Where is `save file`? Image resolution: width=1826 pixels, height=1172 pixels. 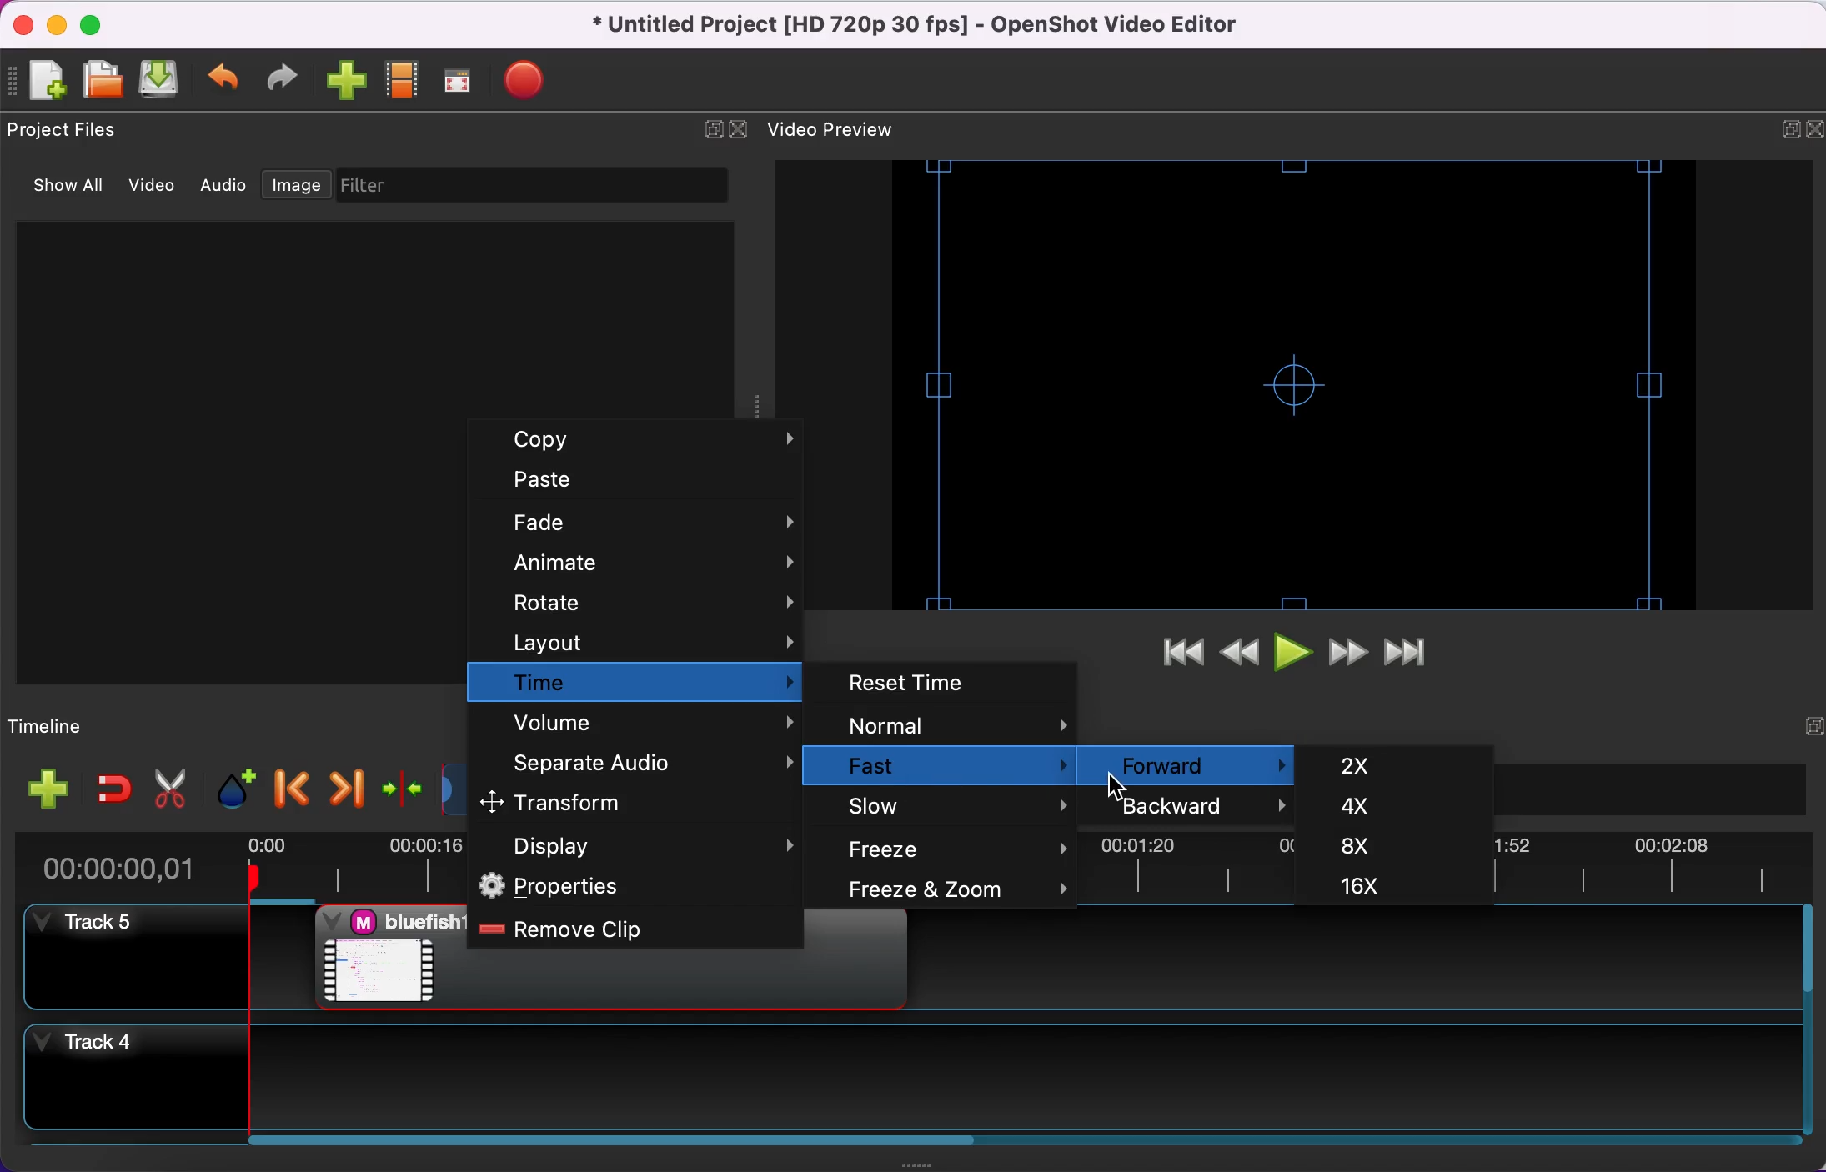 save file is located at coordinates (164, 81).